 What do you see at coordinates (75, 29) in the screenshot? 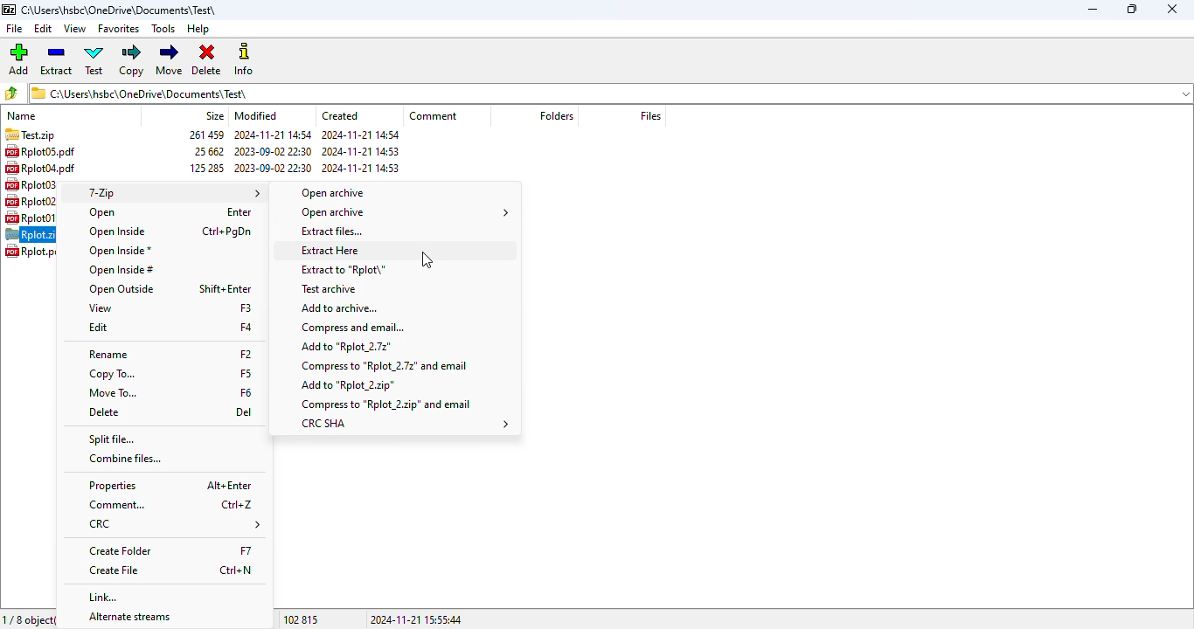
I see `view` at bounding box center [75, 29].